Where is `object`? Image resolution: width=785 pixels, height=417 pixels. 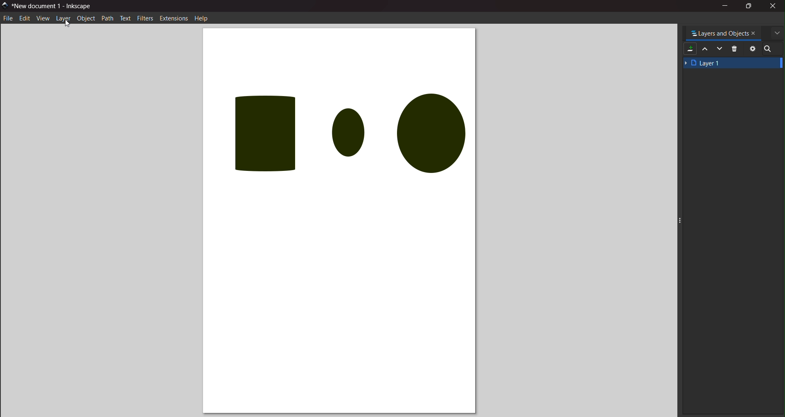
object is located at coordinates (86, 18).